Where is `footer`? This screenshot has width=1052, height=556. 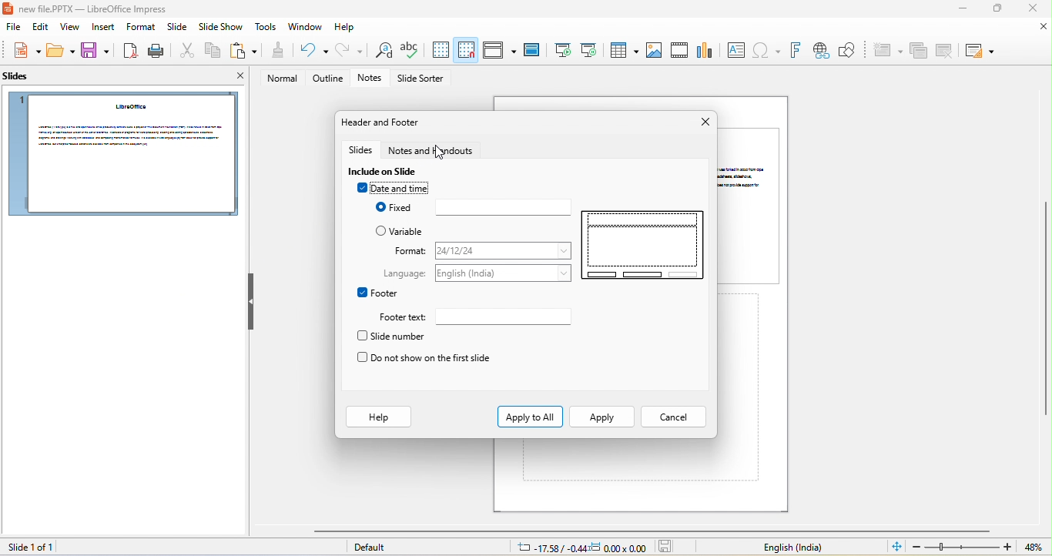
footer is located at coordinates (378, 293).